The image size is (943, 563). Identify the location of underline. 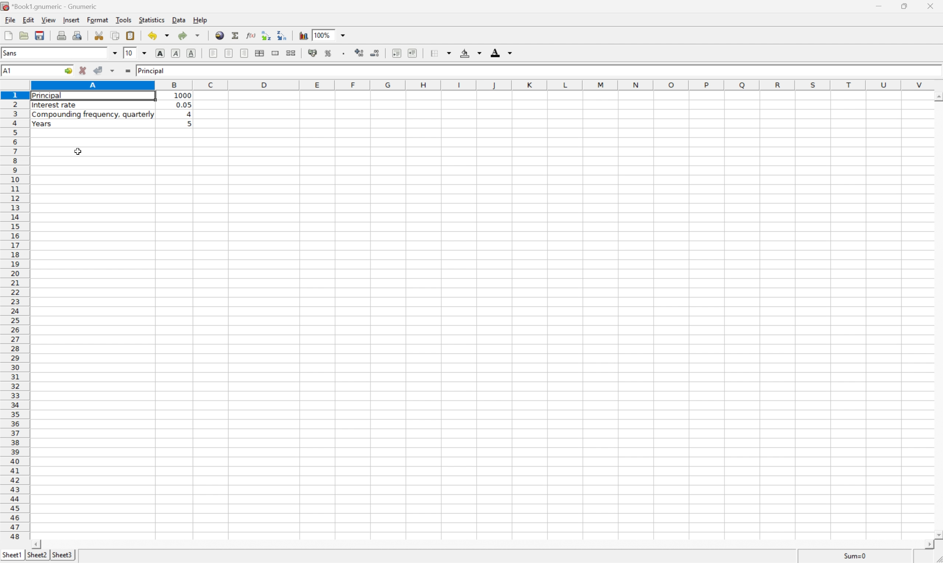
(192, 53).